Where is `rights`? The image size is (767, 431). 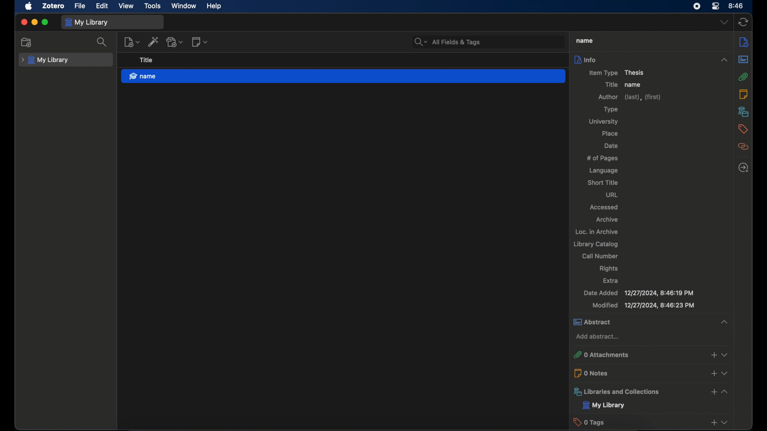 rights is located at coordinates (608, 269).